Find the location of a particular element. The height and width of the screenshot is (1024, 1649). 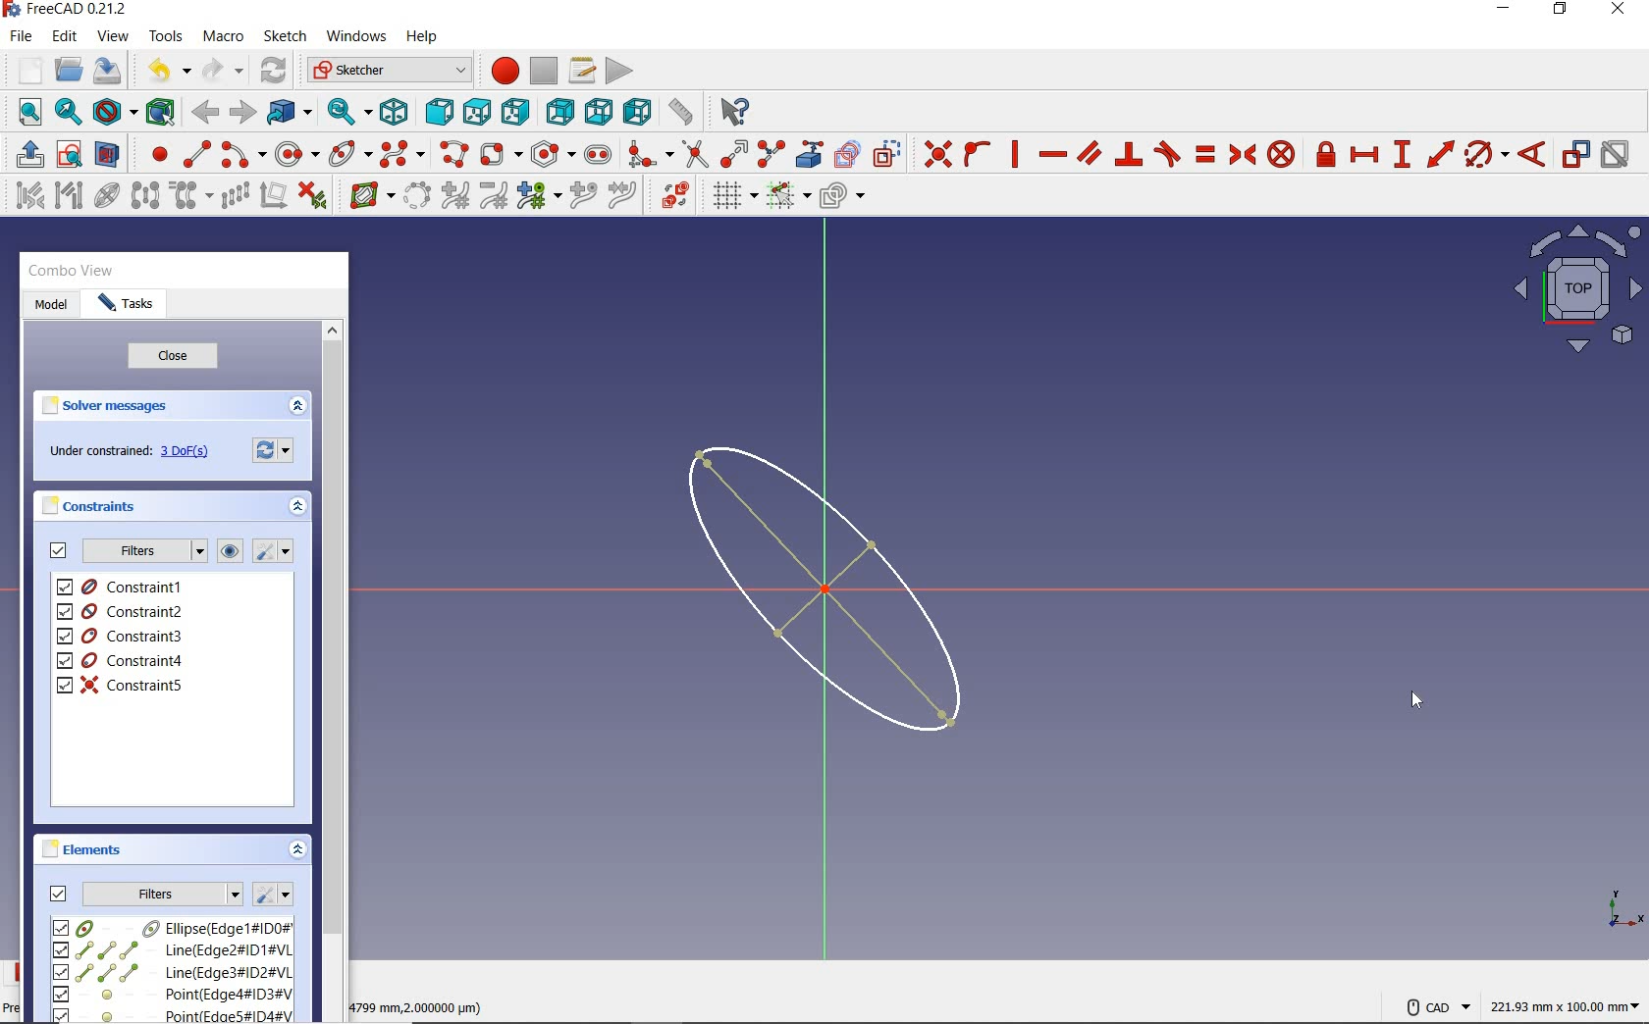

combo view is located at coordinates (72, 271).